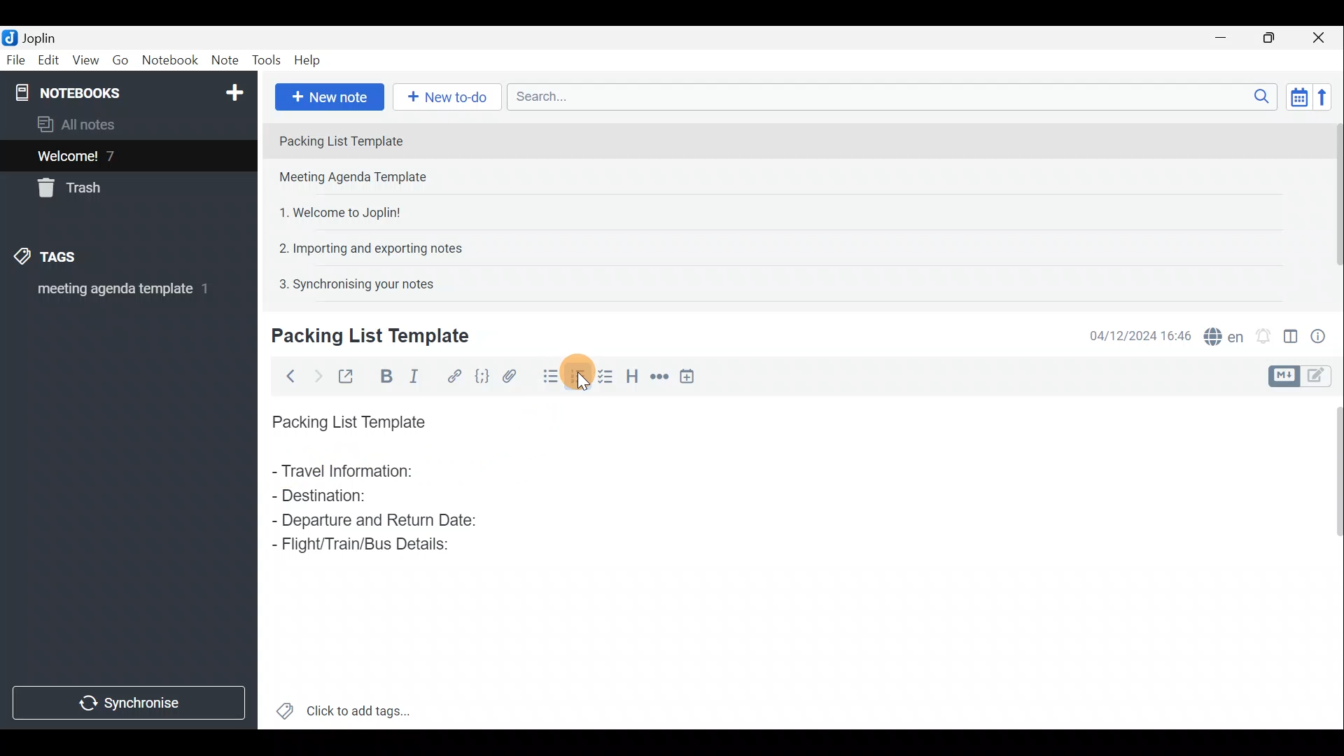  What do you see at coordinates (1294, 97) in the screenshot?
I see `Toggle sort order field` at bounding box center [1294, 97].